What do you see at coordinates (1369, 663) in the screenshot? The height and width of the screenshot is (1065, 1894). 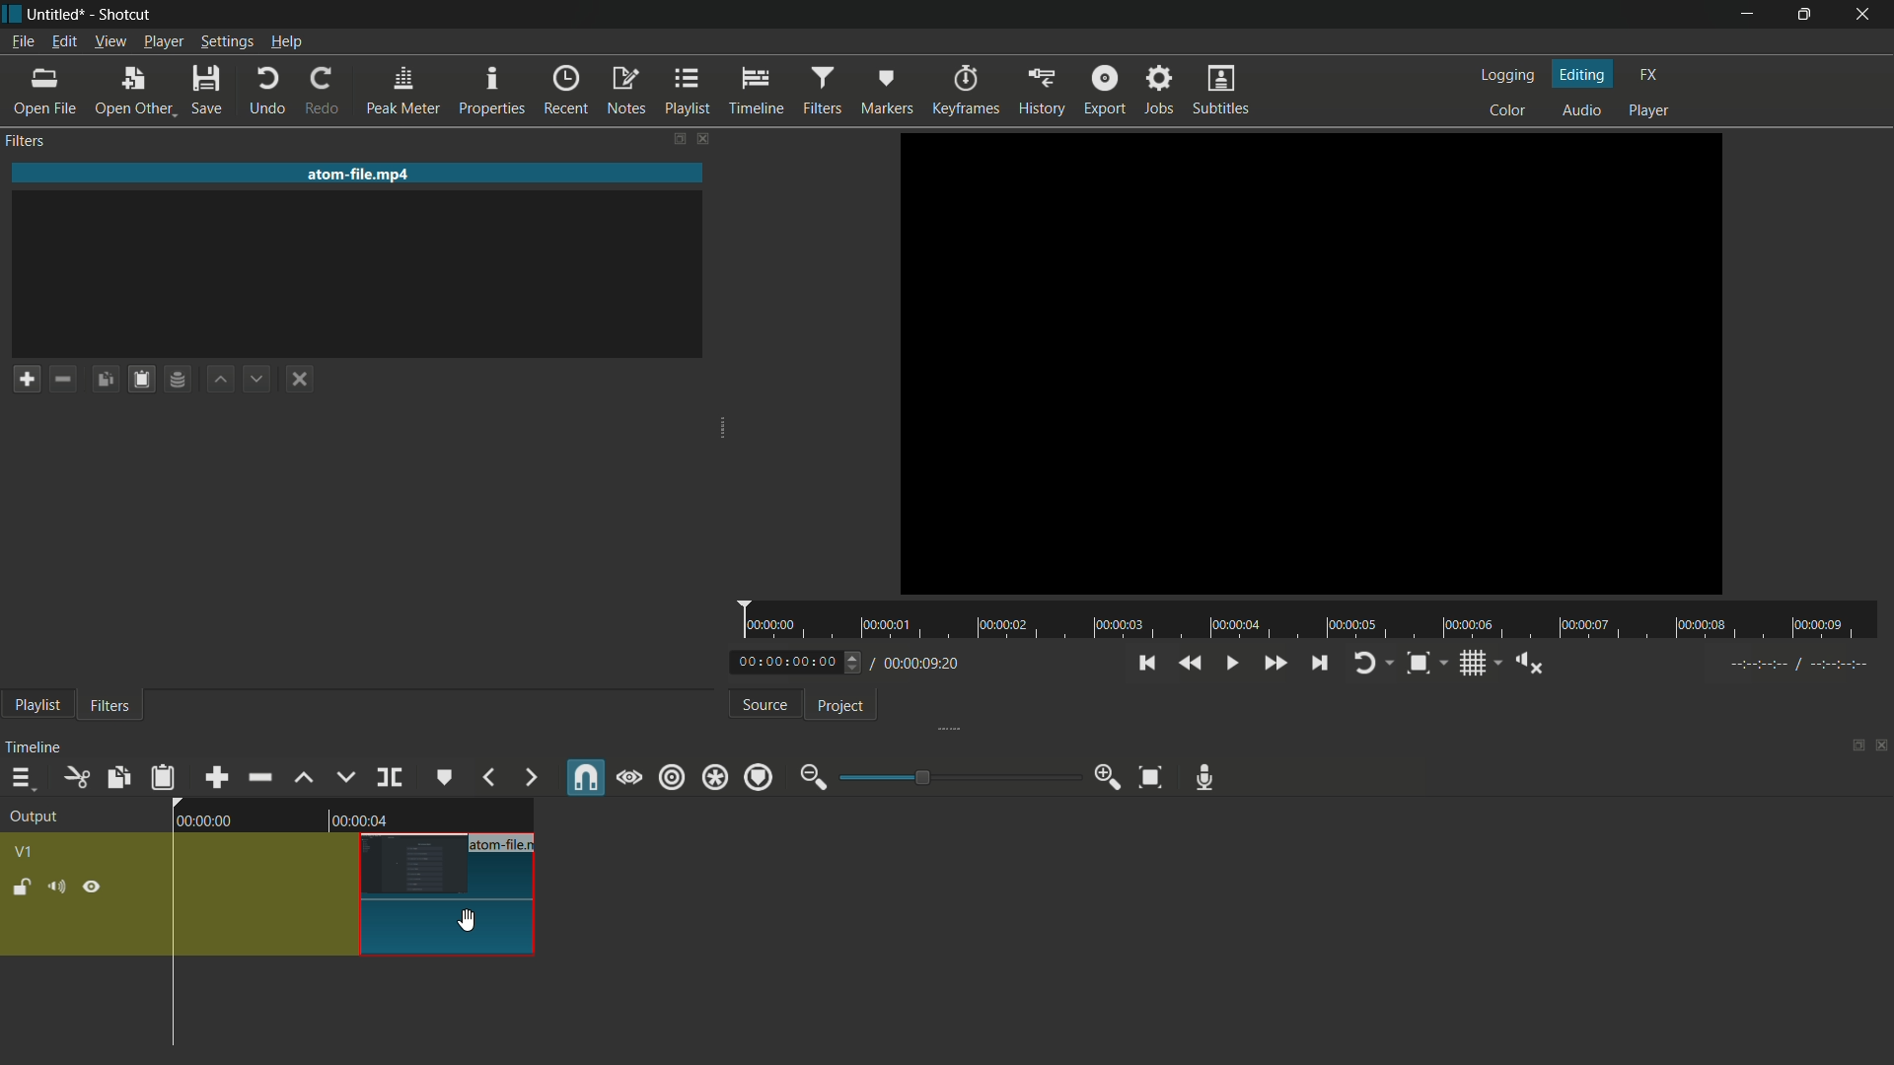 I see `toggle player looping` at bounding box center [1369, 663].